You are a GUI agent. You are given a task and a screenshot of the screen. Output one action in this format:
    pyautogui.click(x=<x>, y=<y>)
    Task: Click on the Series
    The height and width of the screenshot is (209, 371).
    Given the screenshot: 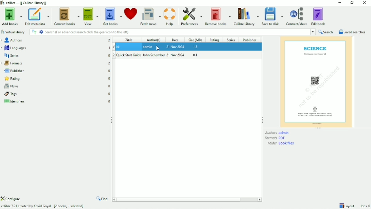 What is the action you would take?
    pyautogui.click(x=231, y=40)
    